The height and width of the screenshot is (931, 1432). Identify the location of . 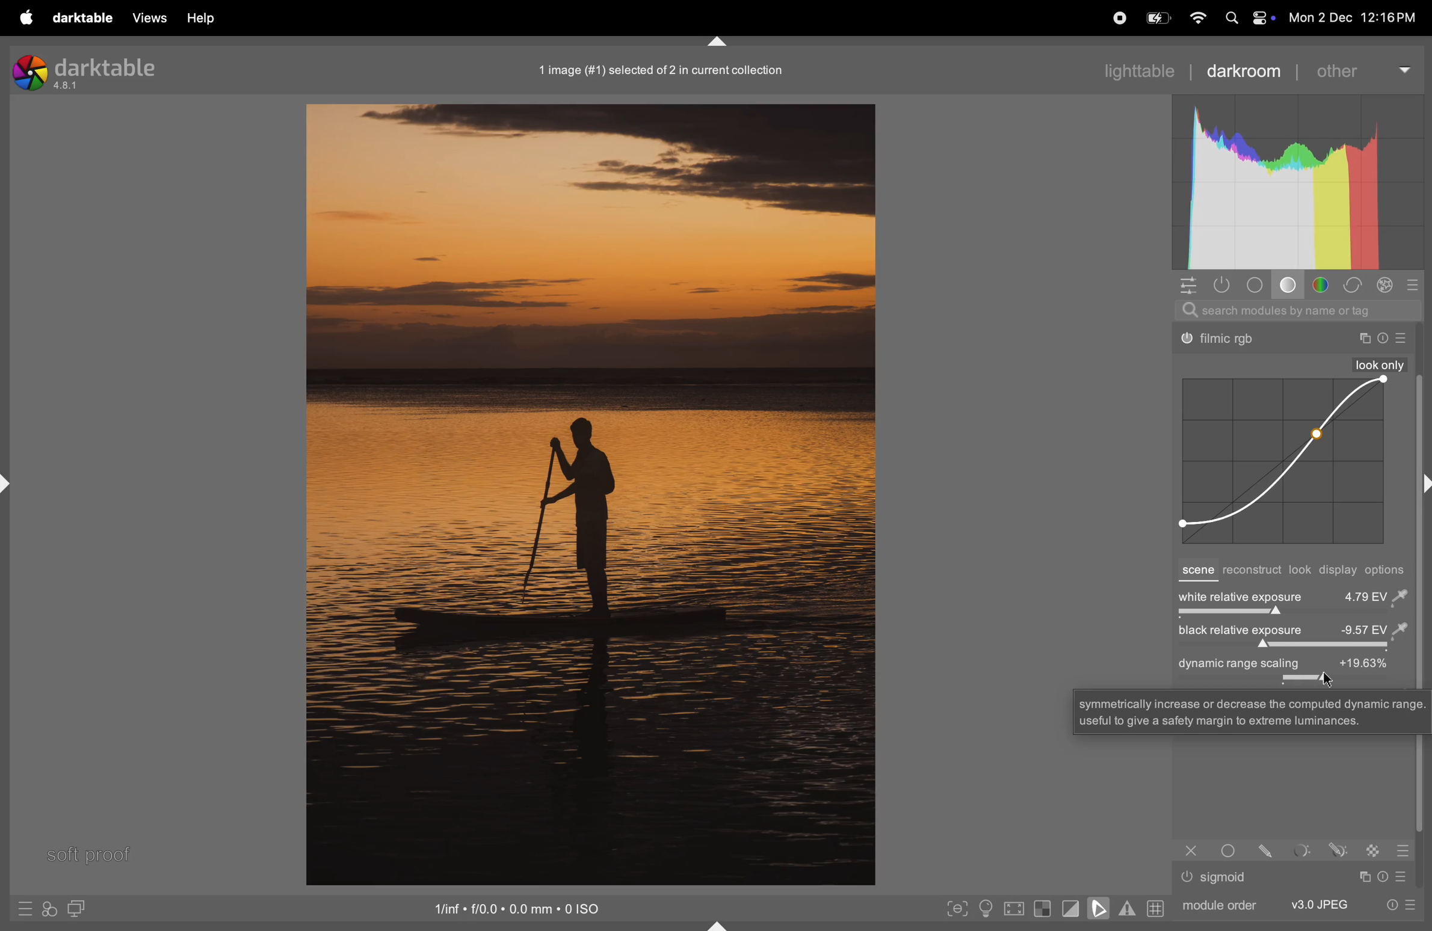
(1232, 850).